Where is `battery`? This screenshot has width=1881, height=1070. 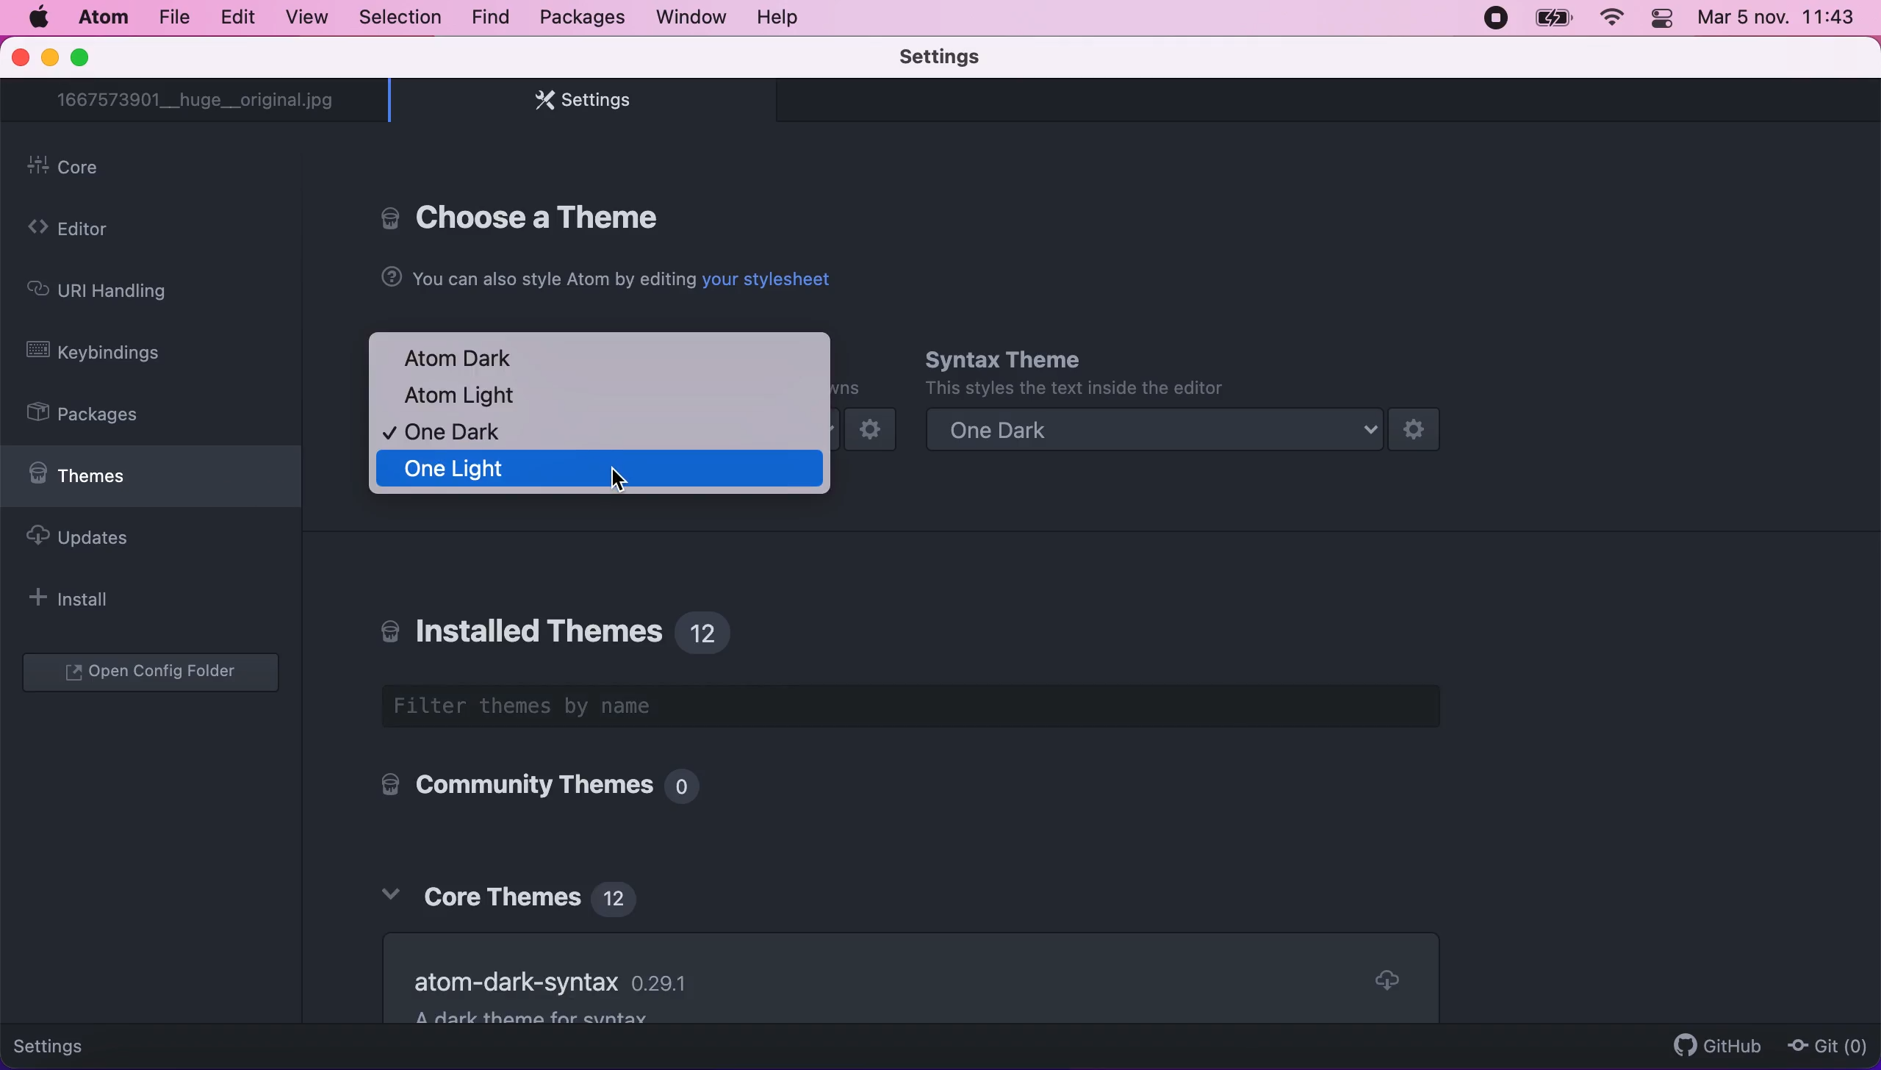
battery is located at coordinates (1552, 21).